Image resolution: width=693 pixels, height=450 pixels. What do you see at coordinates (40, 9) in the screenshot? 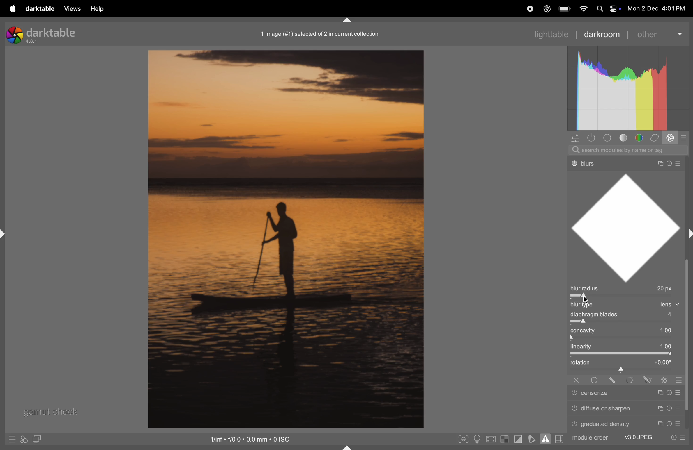
I see `darktable` at bounding box center [40, 9].